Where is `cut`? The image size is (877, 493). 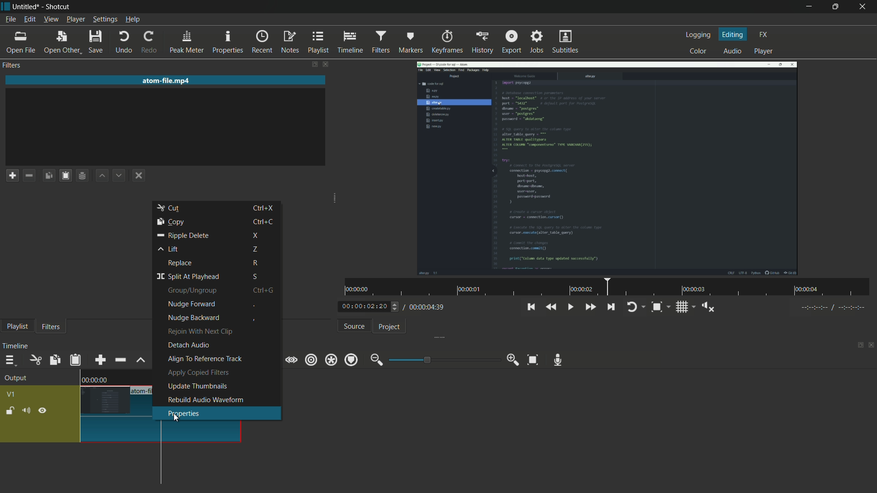 cut is located at coordinates (171, 209).